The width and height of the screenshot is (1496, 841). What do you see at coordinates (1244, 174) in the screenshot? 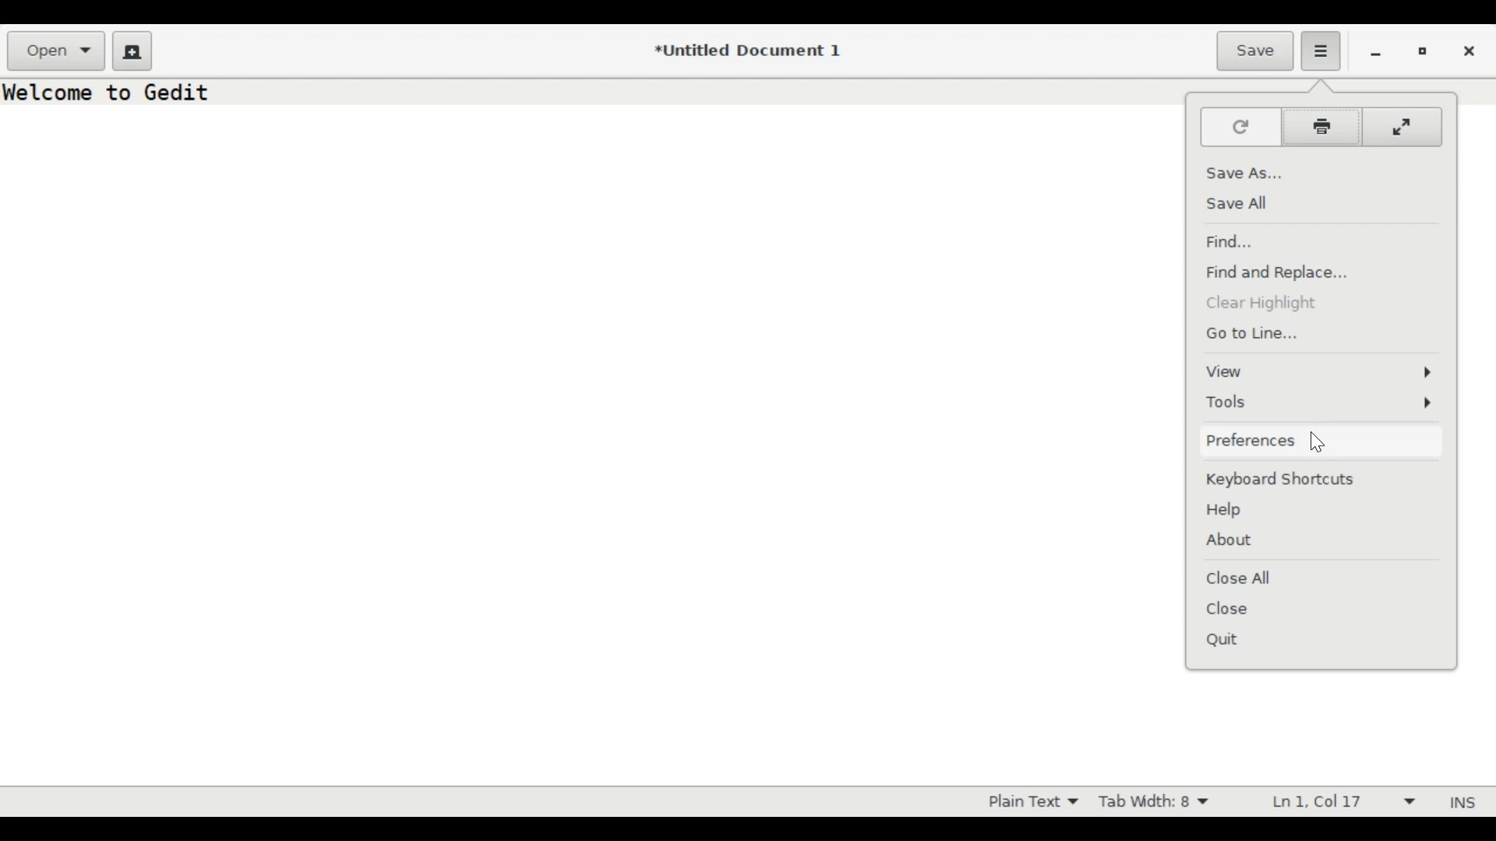
I see `Save As` at bounding box center [1244, 174].